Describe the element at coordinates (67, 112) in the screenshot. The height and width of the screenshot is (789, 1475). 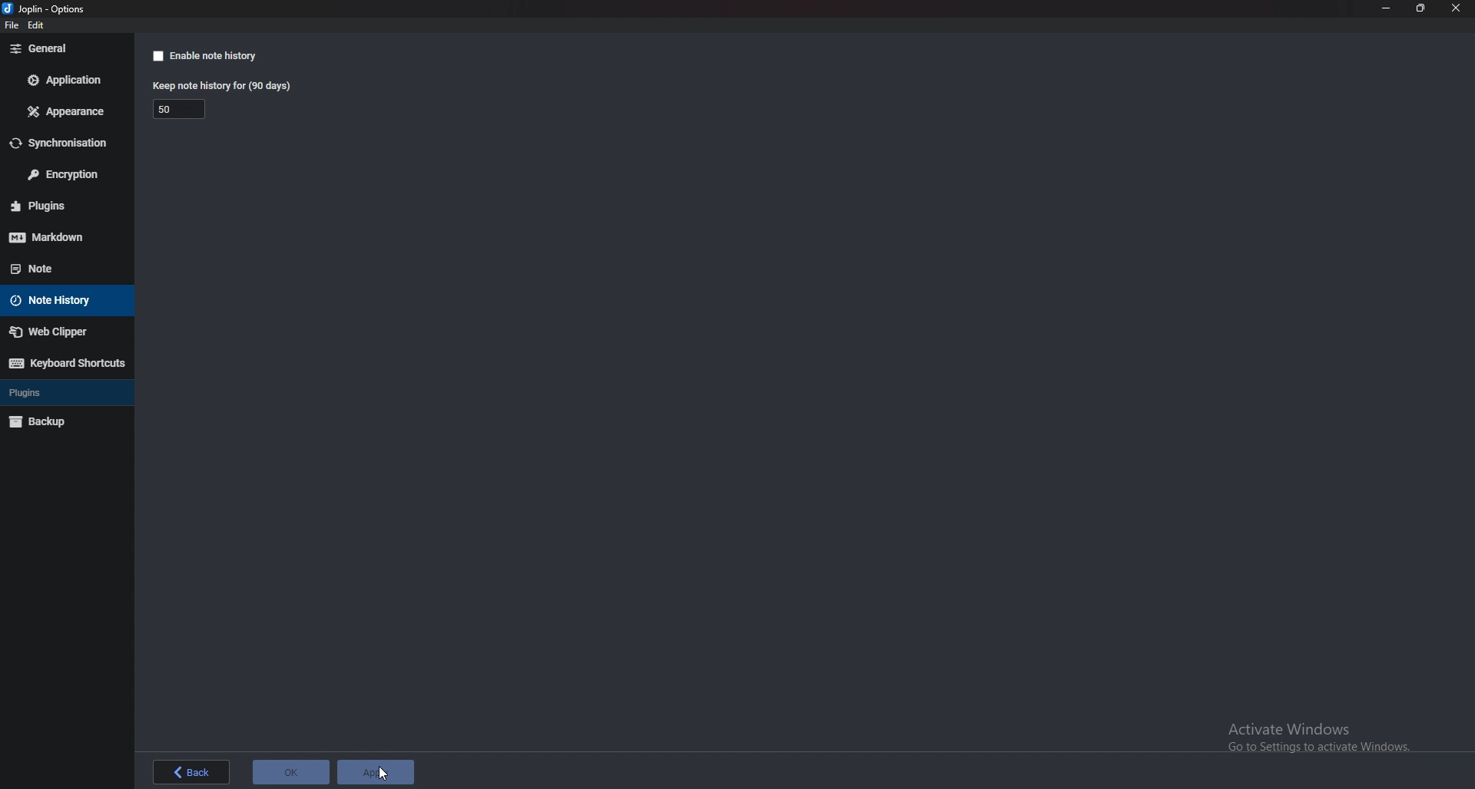
I see `Appearance` at that location.